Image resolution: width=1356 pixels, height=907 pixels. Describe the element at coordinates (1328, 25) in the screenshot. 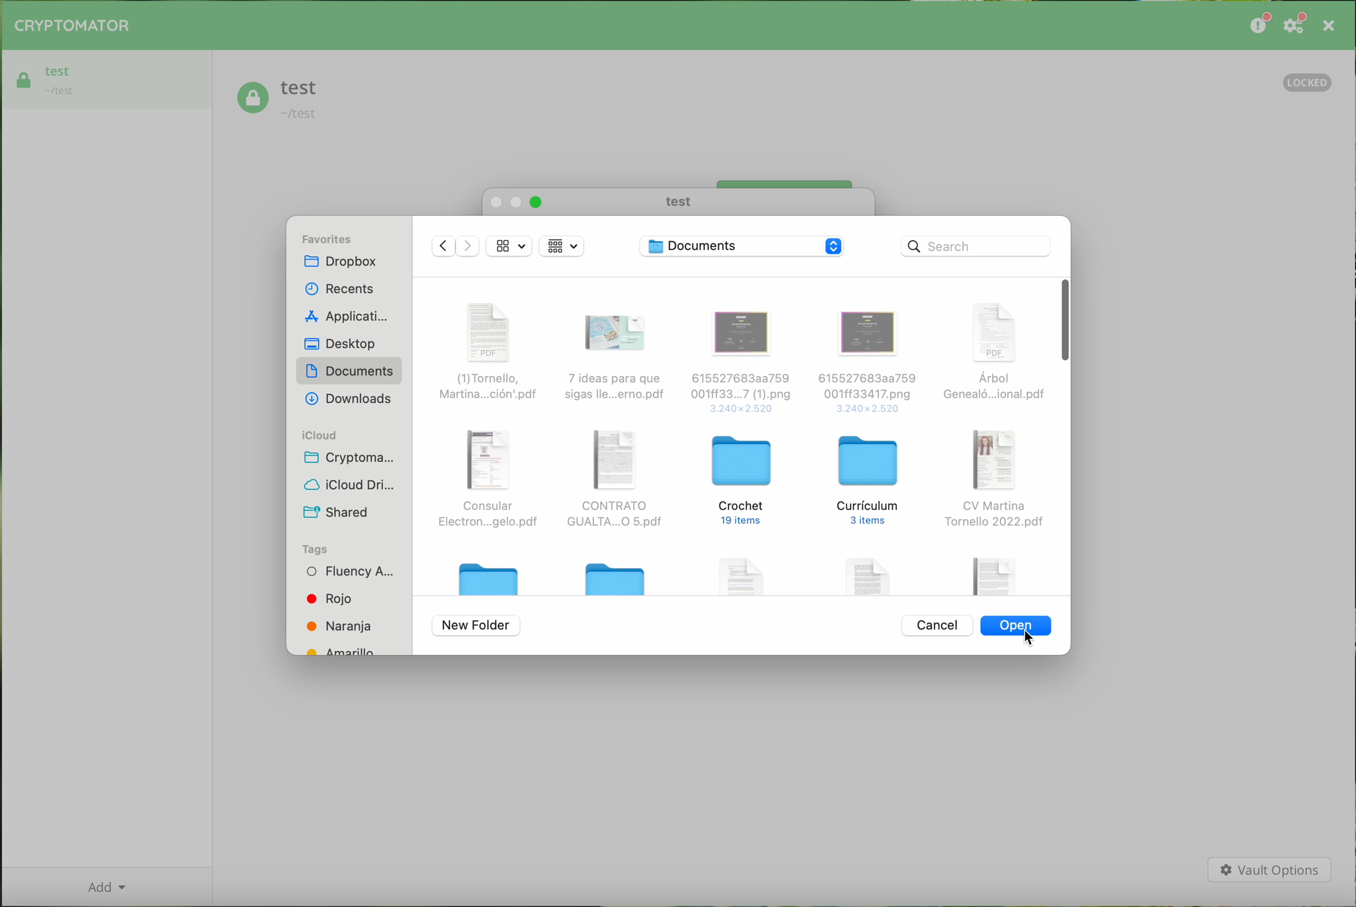

I see `close` at that location.